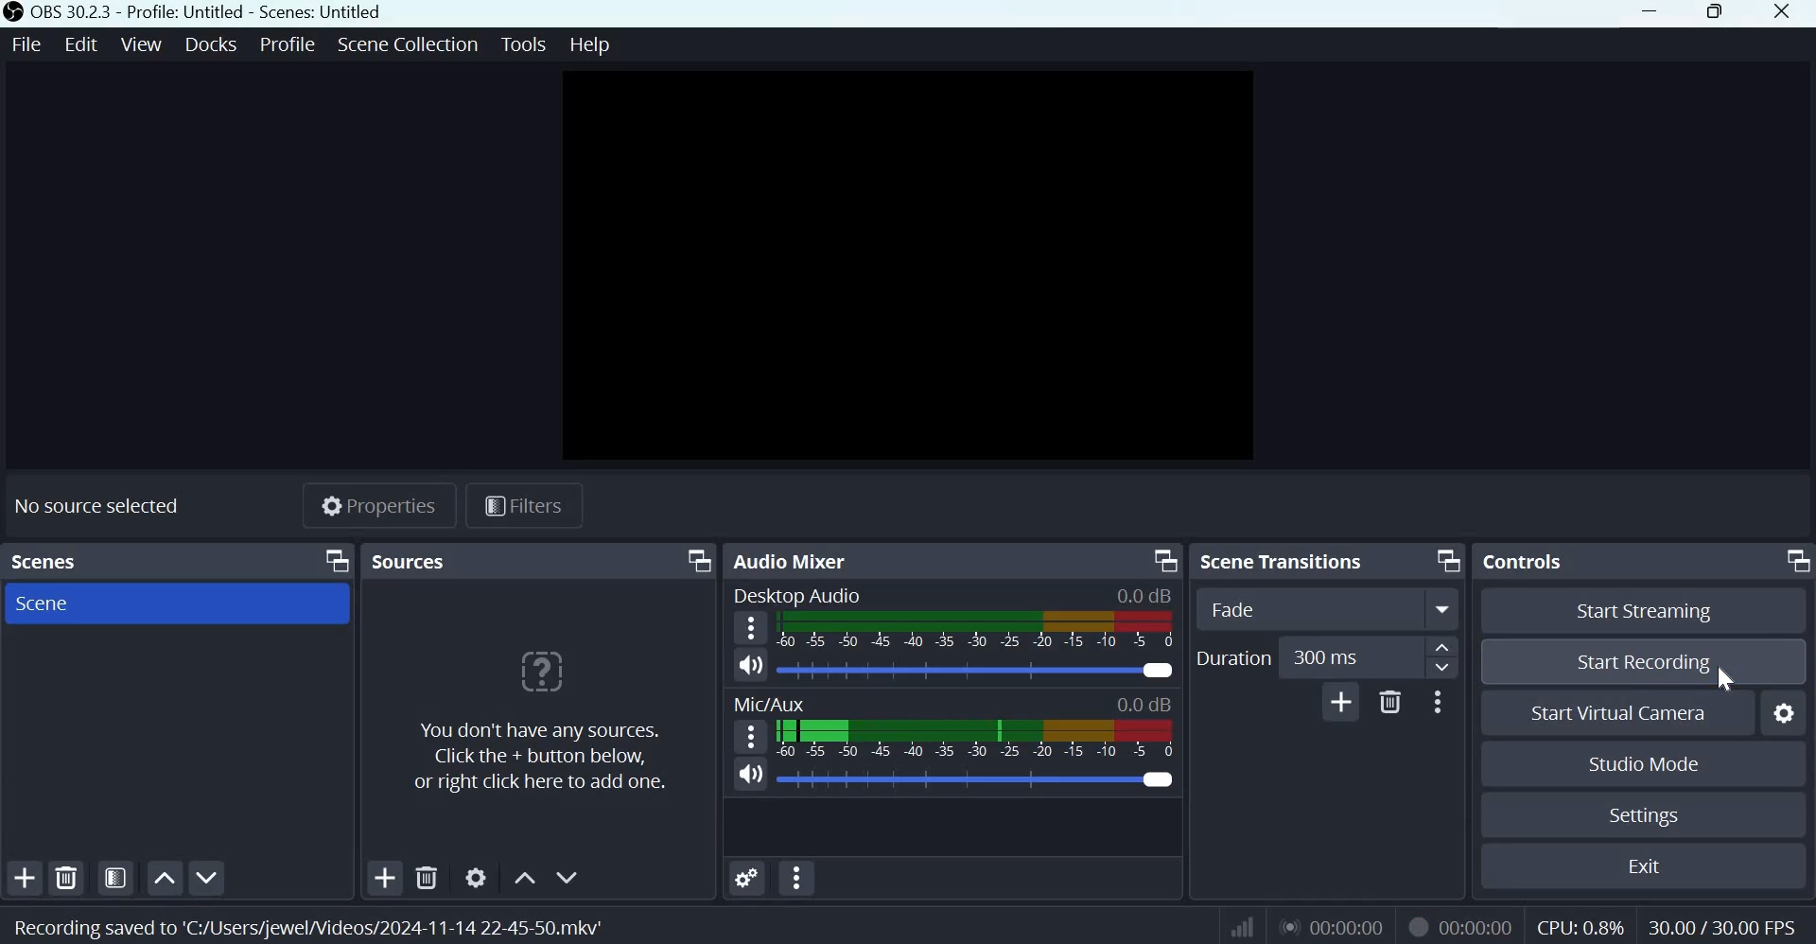  What do you see at coordinates (411, 563) in the screenshot?
I see `Sources` at bounding box center [411, 563].